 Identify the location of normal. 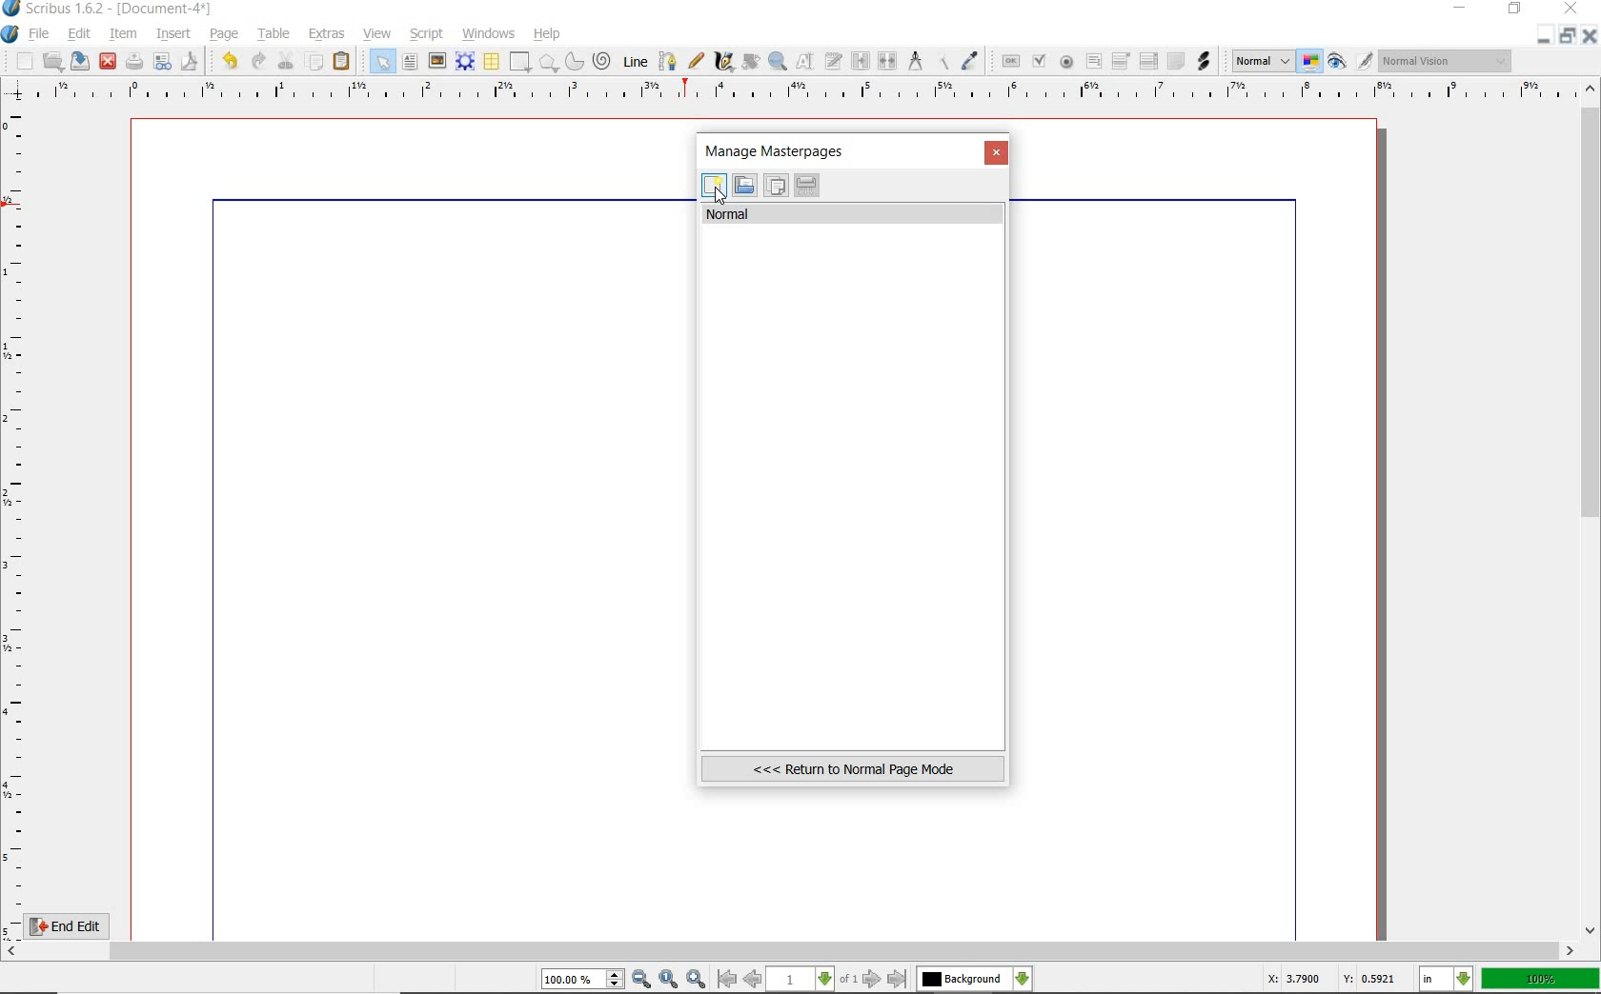
(854, 214).